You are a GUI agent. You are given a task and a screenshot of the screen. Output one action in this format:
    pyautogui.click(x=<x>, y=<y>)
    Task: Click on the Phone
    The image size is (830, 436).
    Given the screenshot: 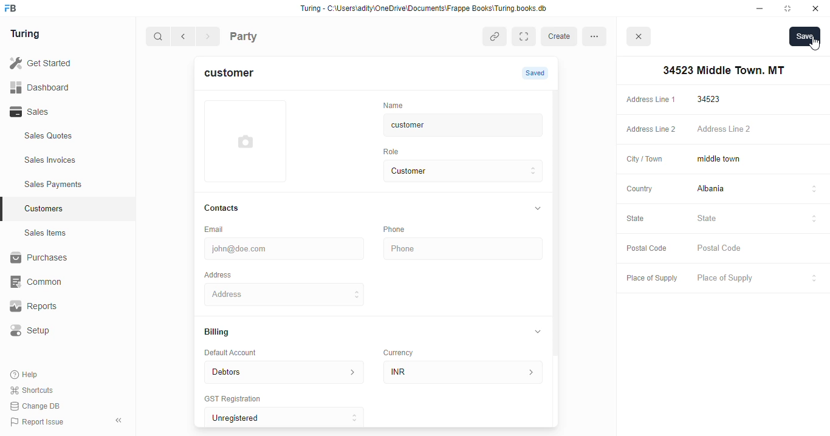 What is the action you would take?
    pyautogui.click(x=401, y=229)
    